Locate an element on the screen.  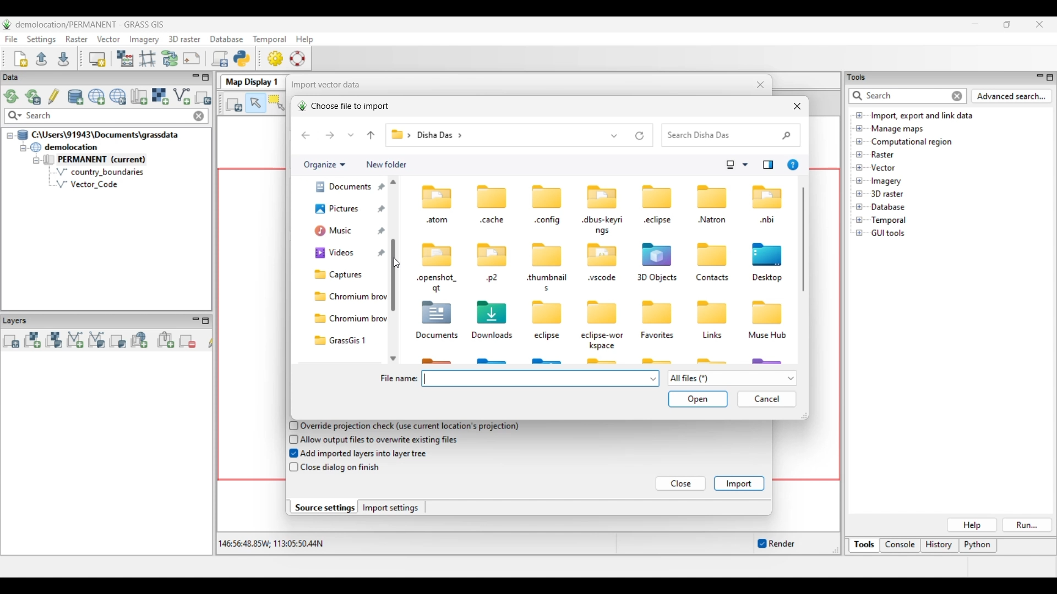
Close window is located at coordinates (797, 106).